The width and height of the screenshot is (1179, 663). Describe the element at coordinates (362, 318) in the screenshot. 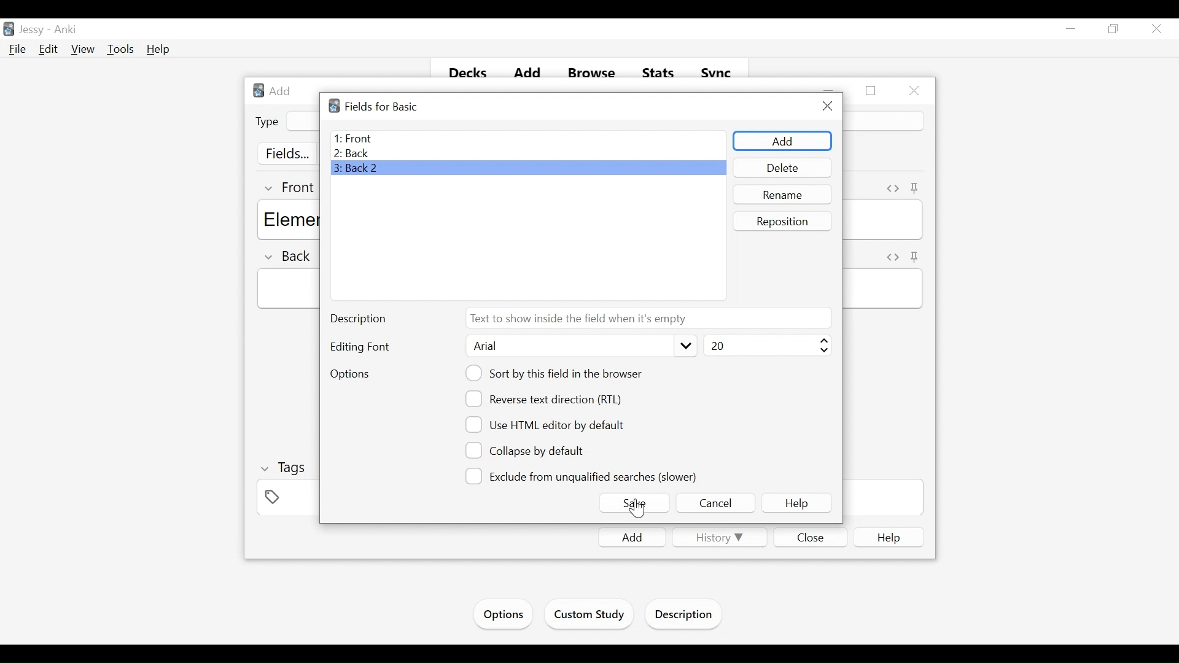

I see `Description` at that location.